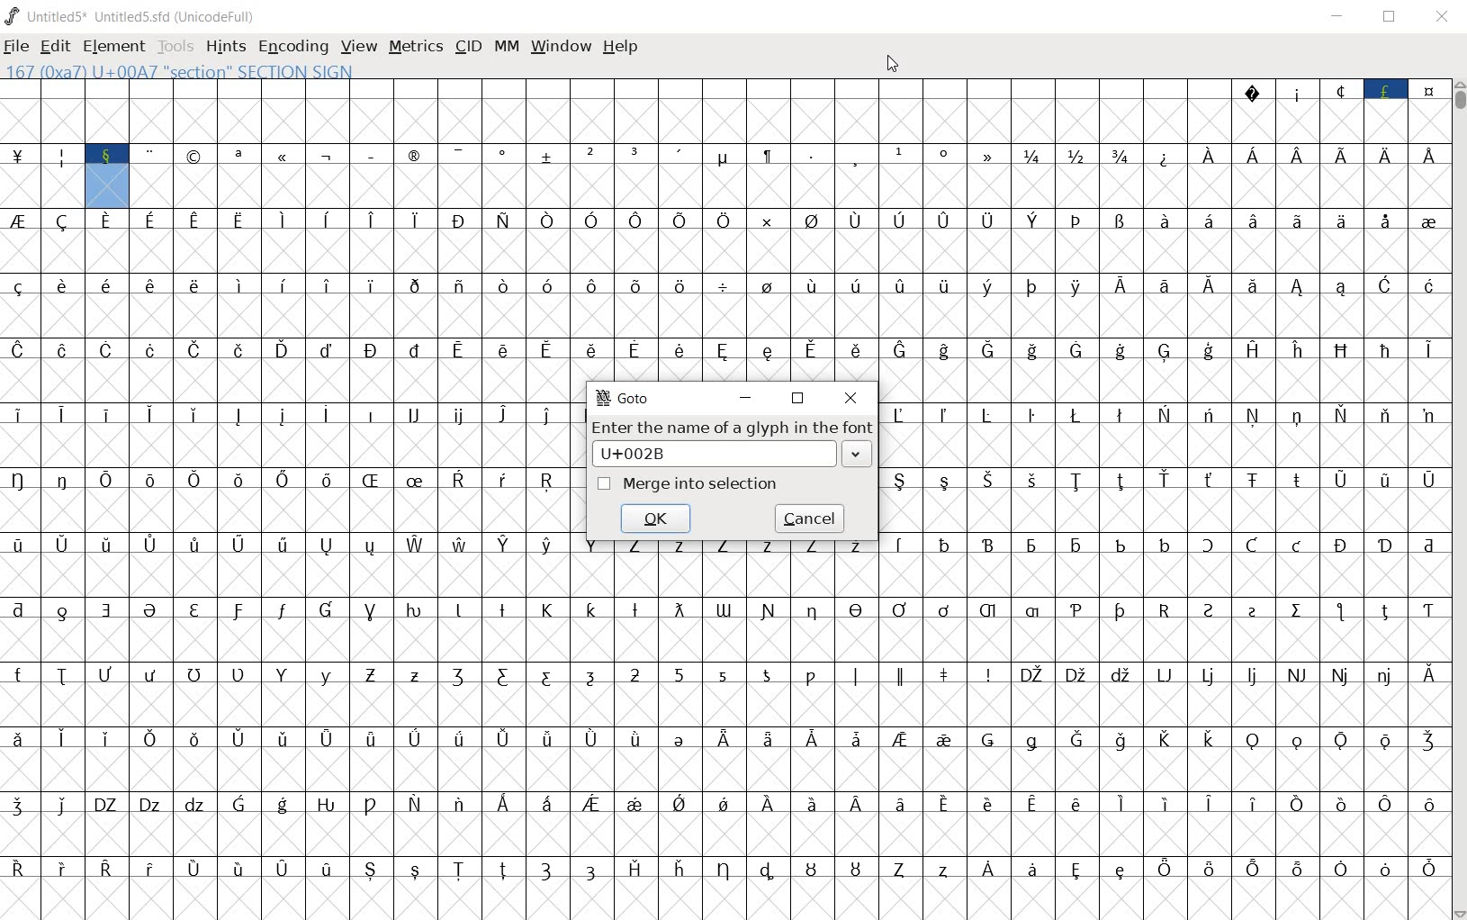  Describe the element at coordinates (54, 44) in the screenshot. I see `edit` at that location.